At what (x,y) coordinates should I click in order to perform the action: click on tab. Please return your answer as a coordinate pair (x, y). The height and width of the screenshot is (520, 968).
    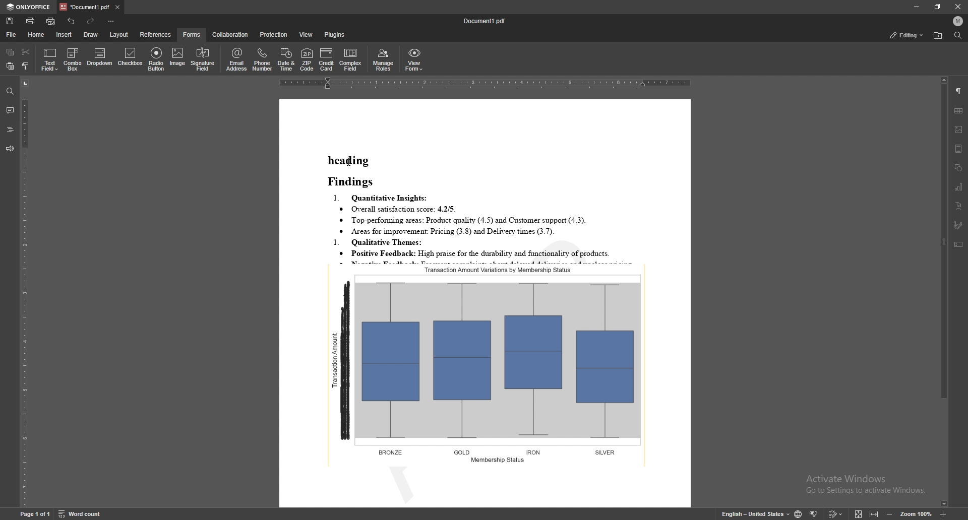
    Looking at the image, I should click on (84, 7).